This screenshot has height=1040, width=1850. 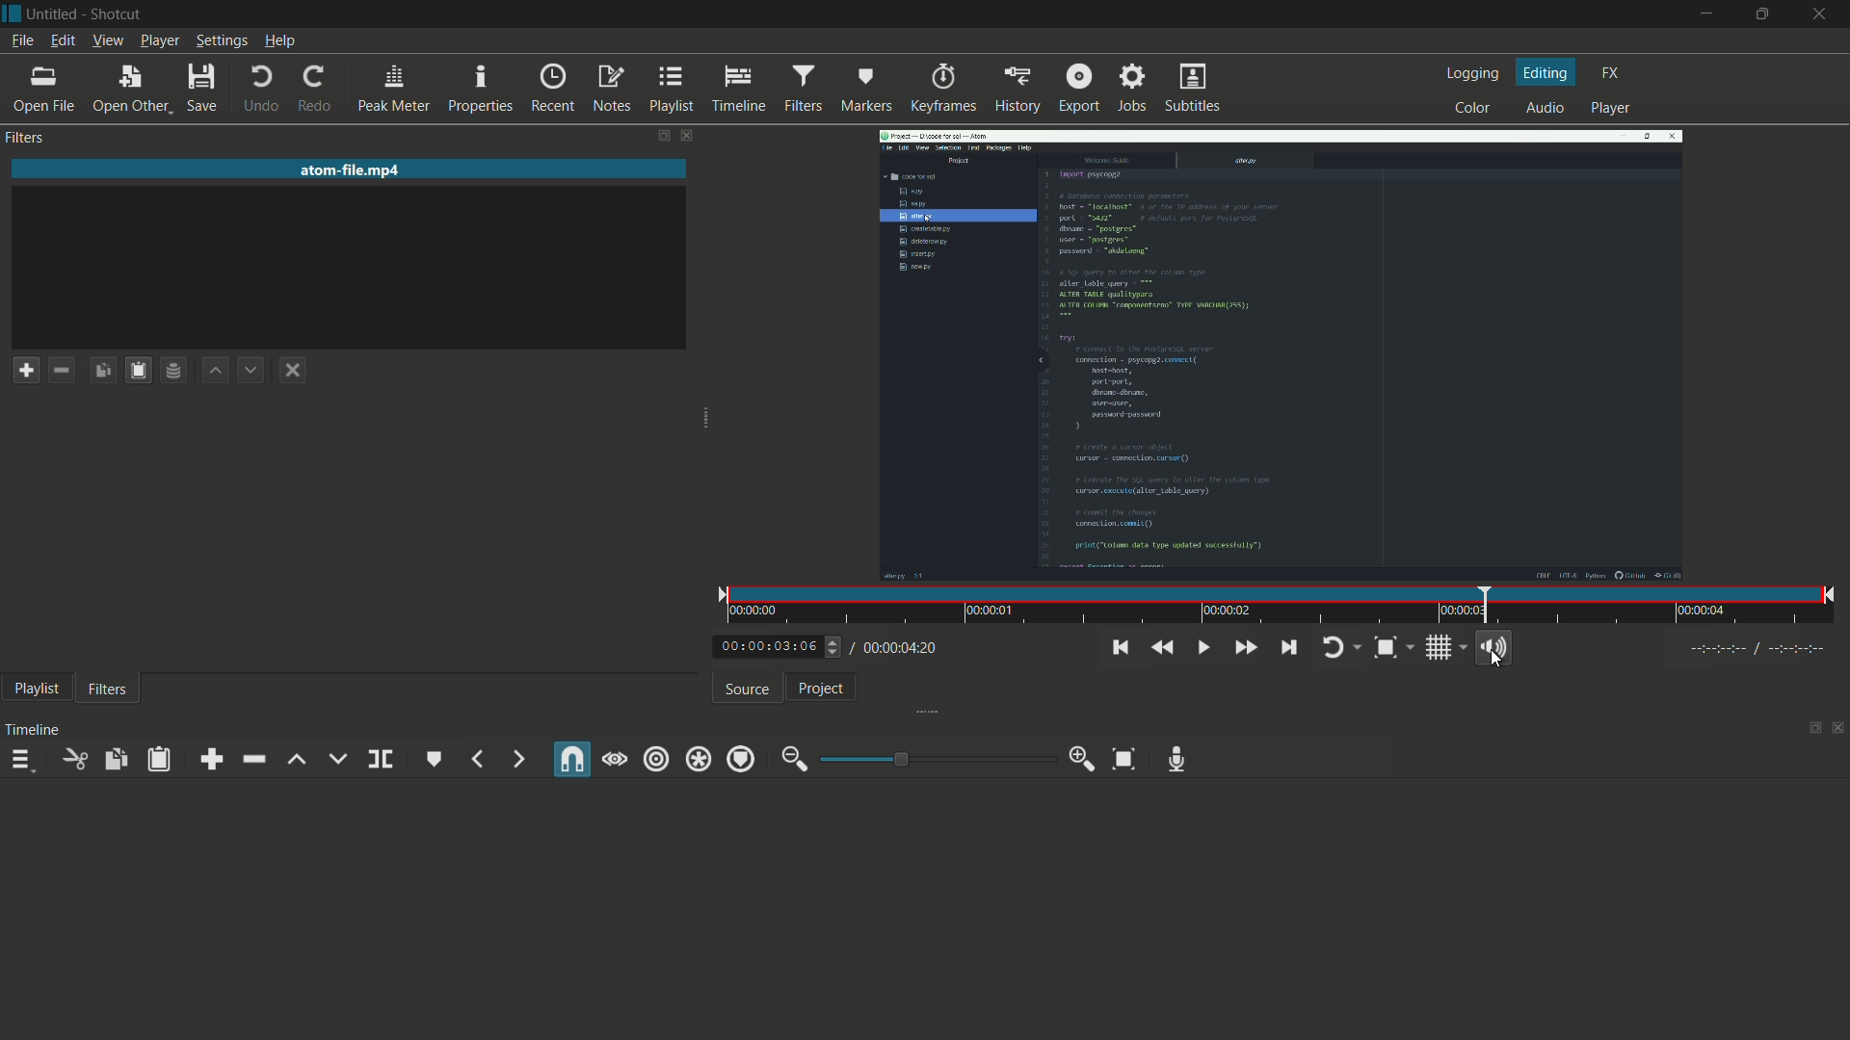 What do you see at coordinates (210, 759) in the screenshot?
I see `append` at bounding box center [210, 759].